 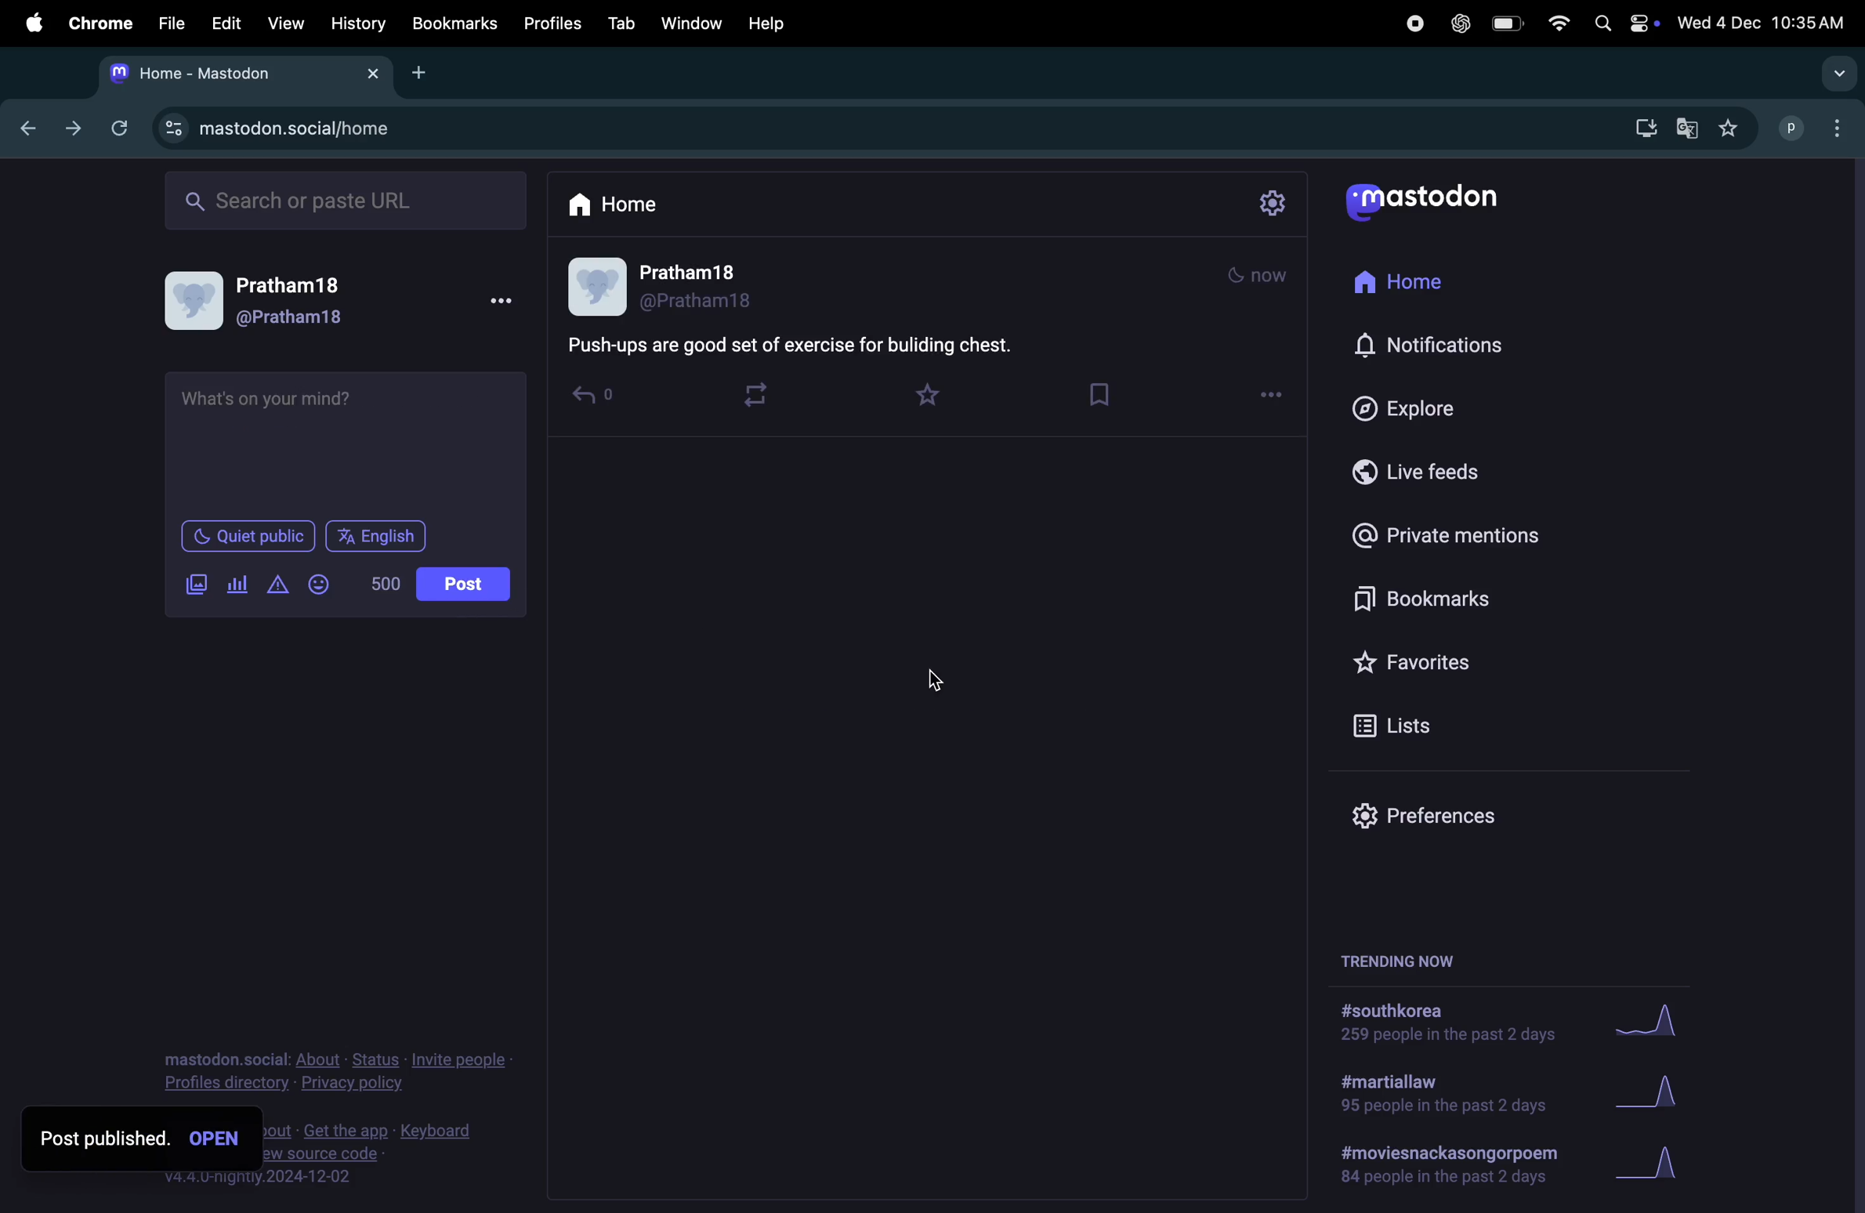 What do you see at coordinates (1660, 1093) in the screenshot?
I see `Graph` at bounding box center [1660, 1093].